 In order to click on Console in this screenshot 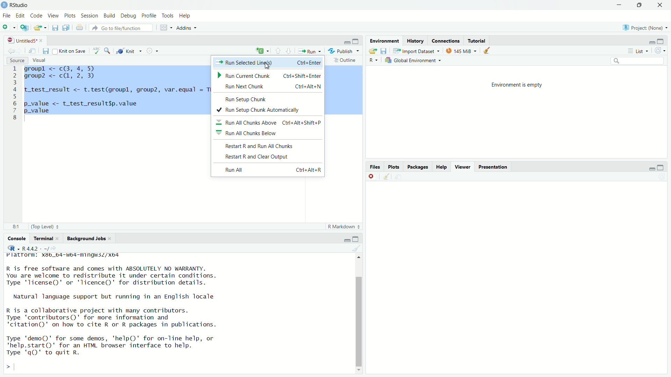, I will do `click(17, 238)`.